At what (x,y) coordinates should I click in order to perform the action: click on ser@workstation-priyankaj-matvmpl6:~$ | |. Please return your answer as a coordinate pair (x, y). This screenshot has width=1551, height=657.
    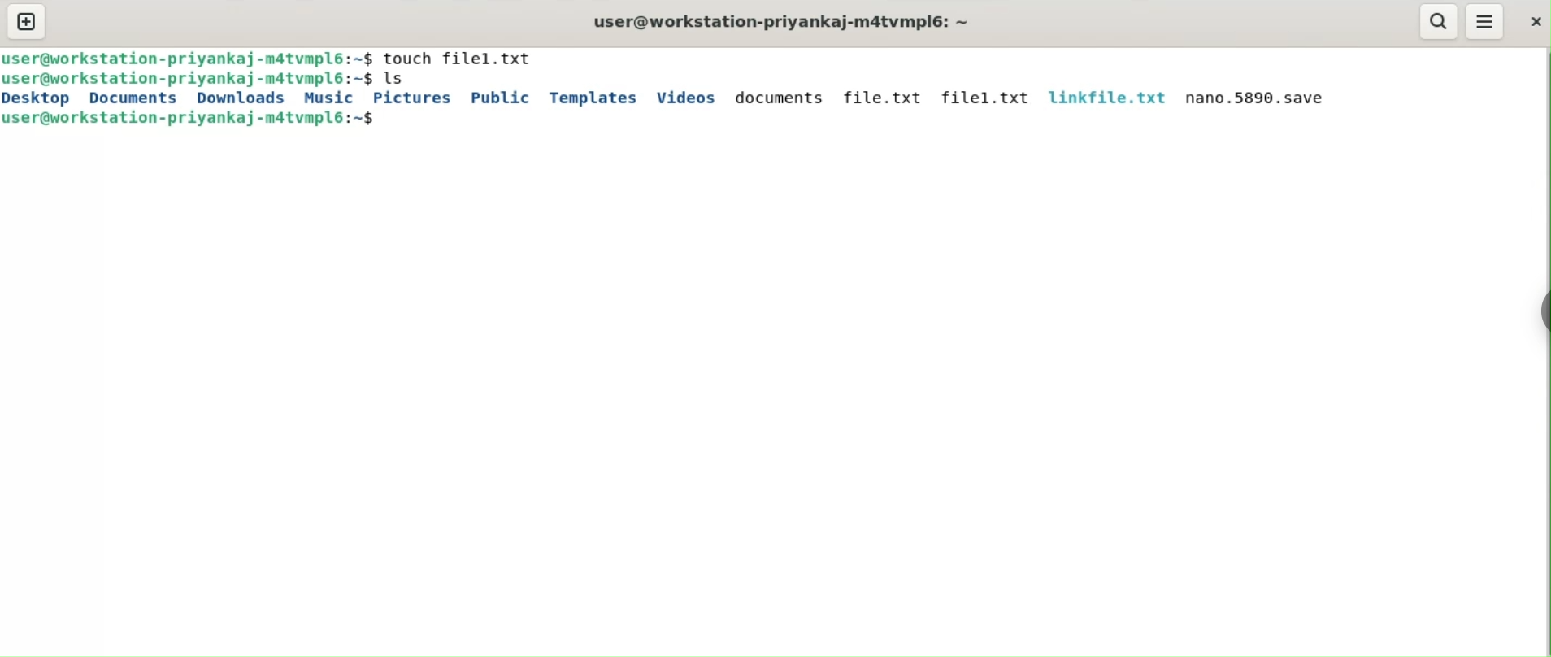
    Looking at the image, I should click on (190, 79).